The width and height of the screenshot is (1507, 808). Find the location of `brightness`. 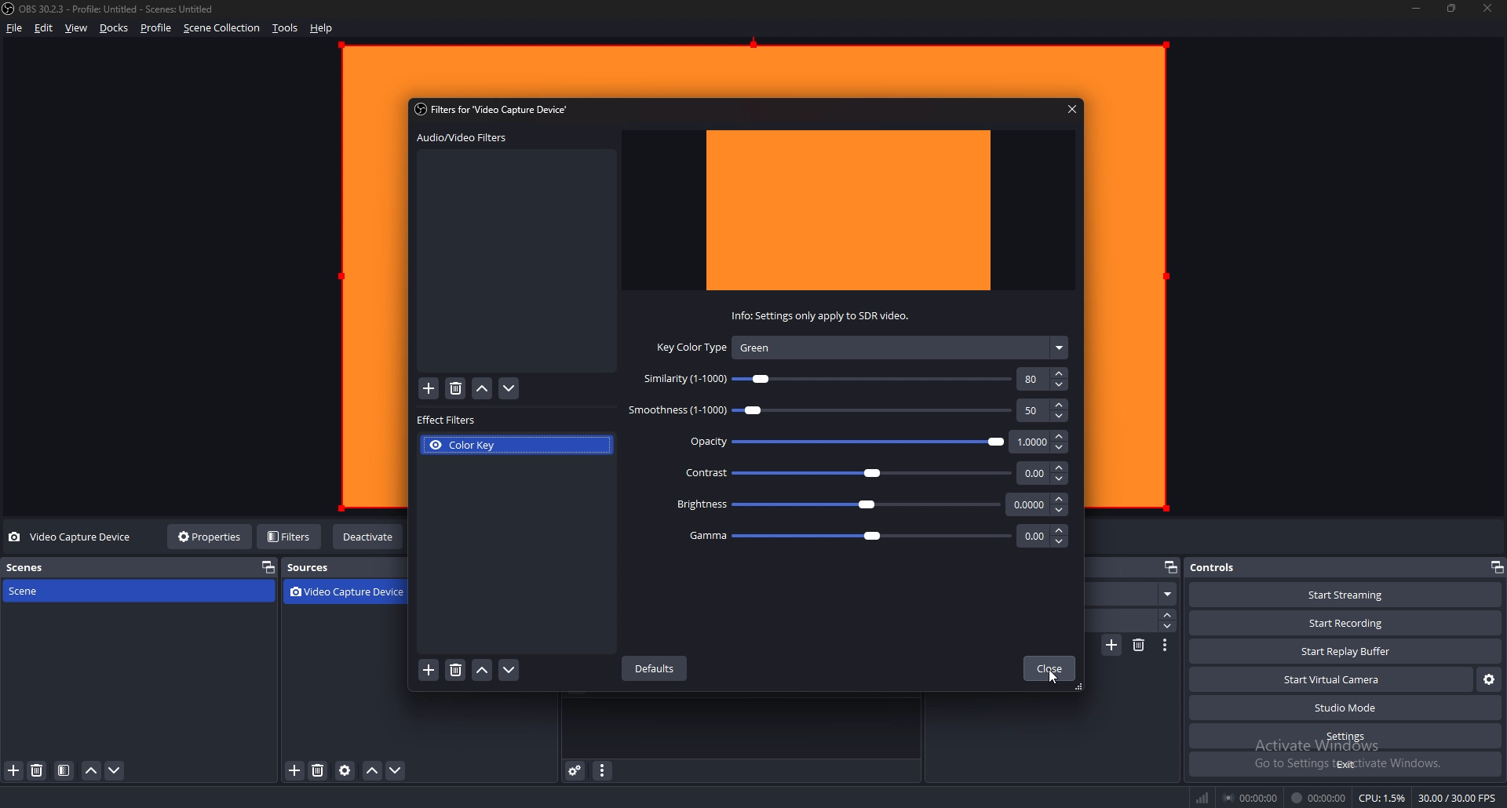

brightness is located at coordinates (867, 504).